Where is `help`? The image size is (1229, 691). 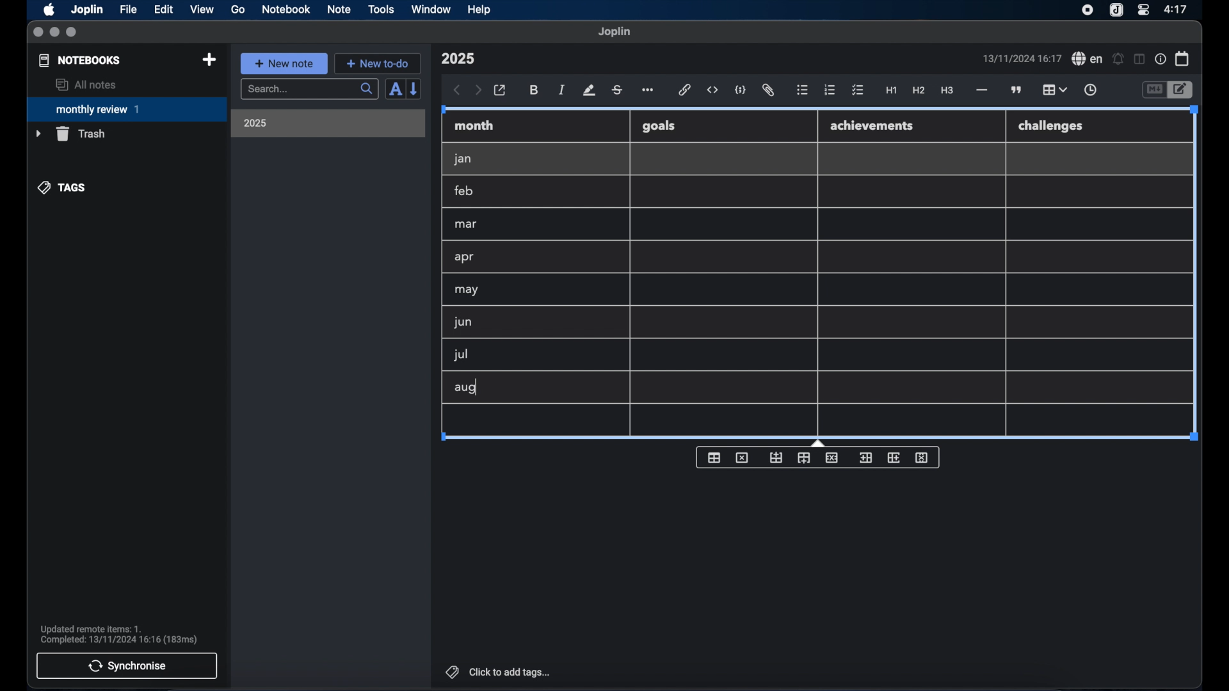 help is located at coordinates (480, 10).